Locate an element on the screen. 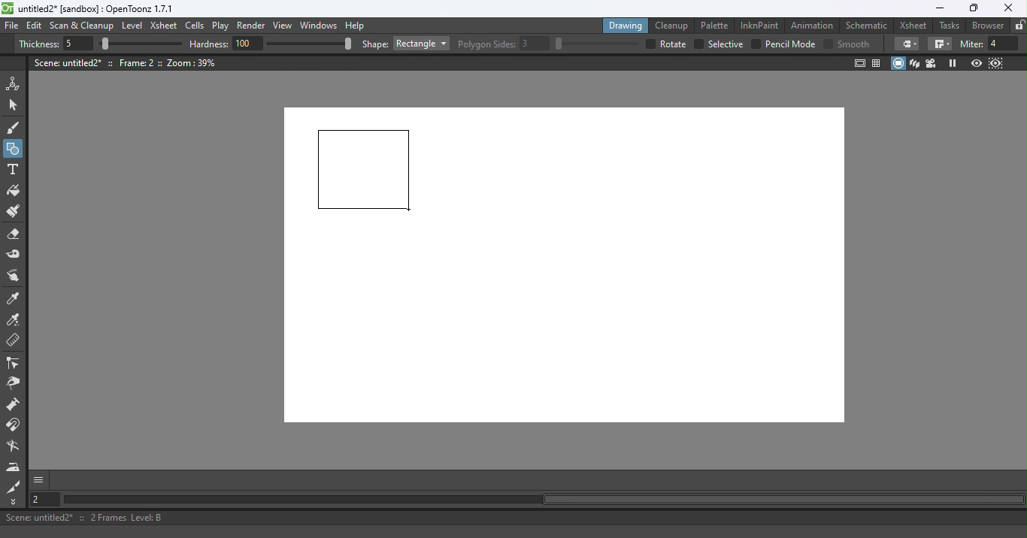 The image size is (1027, 538). More options is located at coordinates (38, 479).